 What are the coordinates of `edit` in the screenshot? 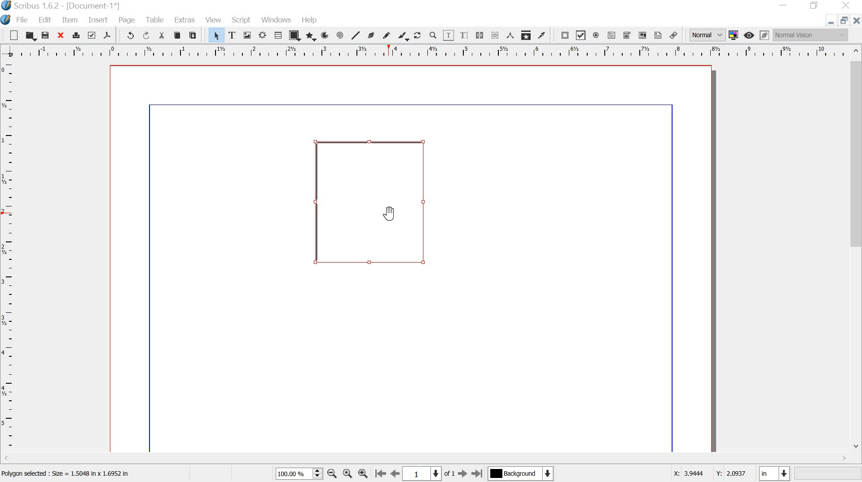 It's located at (45, 20).